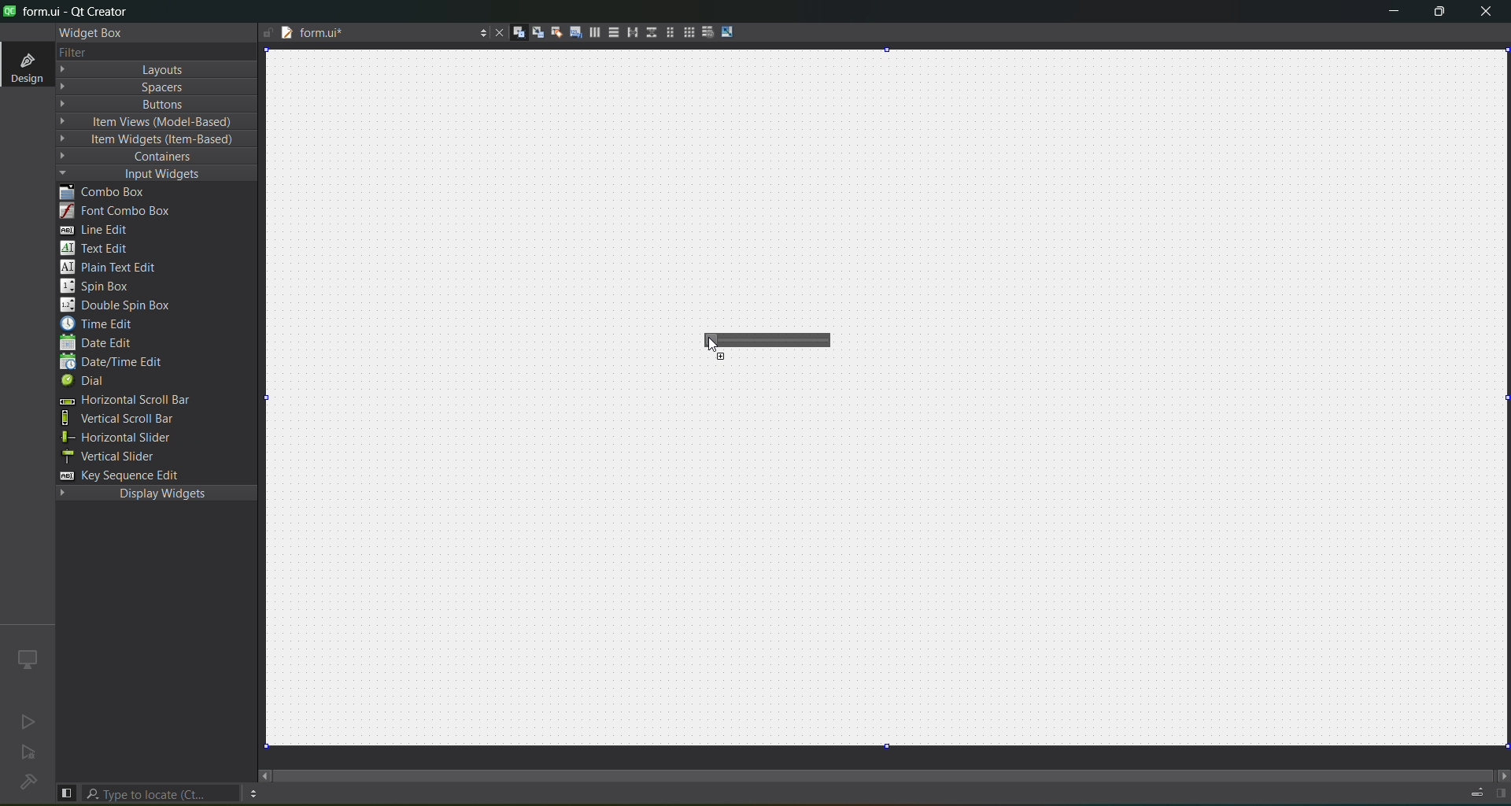 This screenshot has height=806, width=1511. I want to click on move right, so click(1501, 773).